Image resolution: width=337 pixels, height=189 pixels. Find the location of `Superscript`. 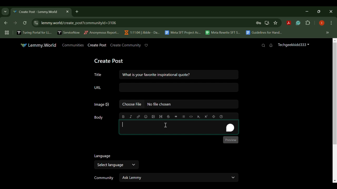

Superscript is located at coordinates (206, 116).